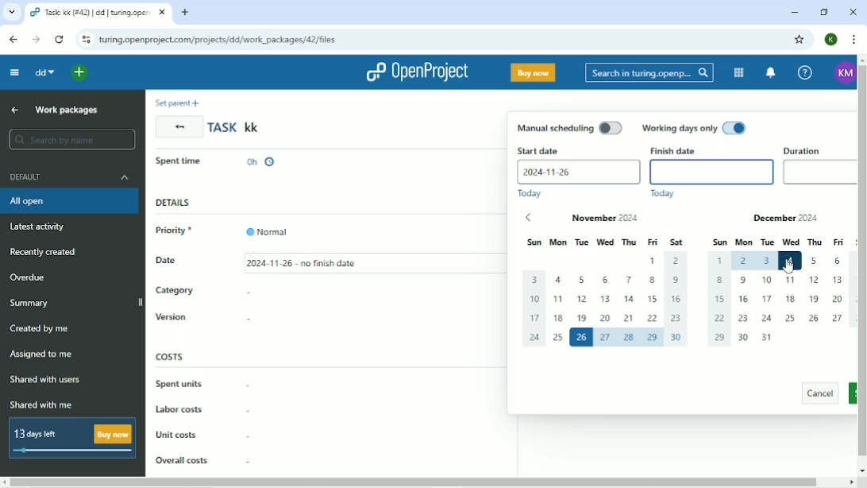 Image resolution: width=867 pixels, height=488 pixels. Describe the element at coordinates (82, 73) in the screenshot. I see `Open quick add menu` at that location.